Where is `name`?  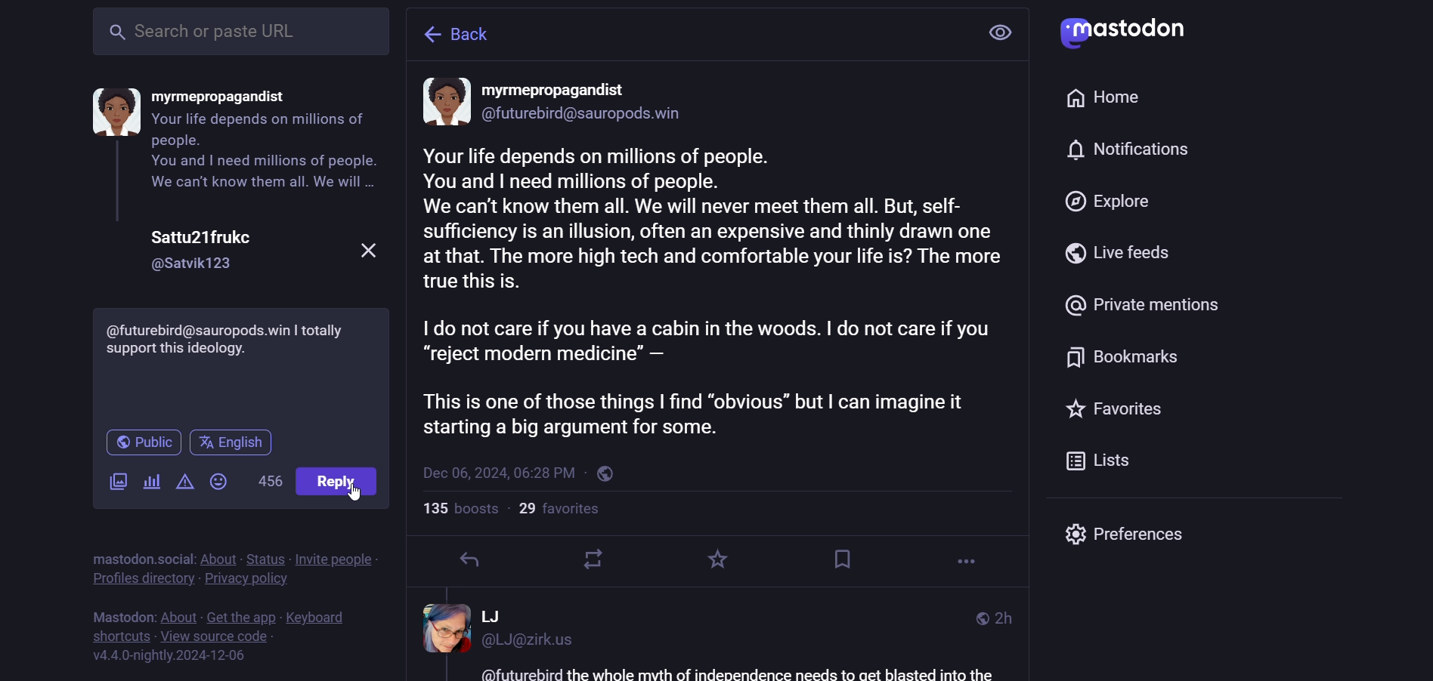
name is located at coordinates (560, 91).